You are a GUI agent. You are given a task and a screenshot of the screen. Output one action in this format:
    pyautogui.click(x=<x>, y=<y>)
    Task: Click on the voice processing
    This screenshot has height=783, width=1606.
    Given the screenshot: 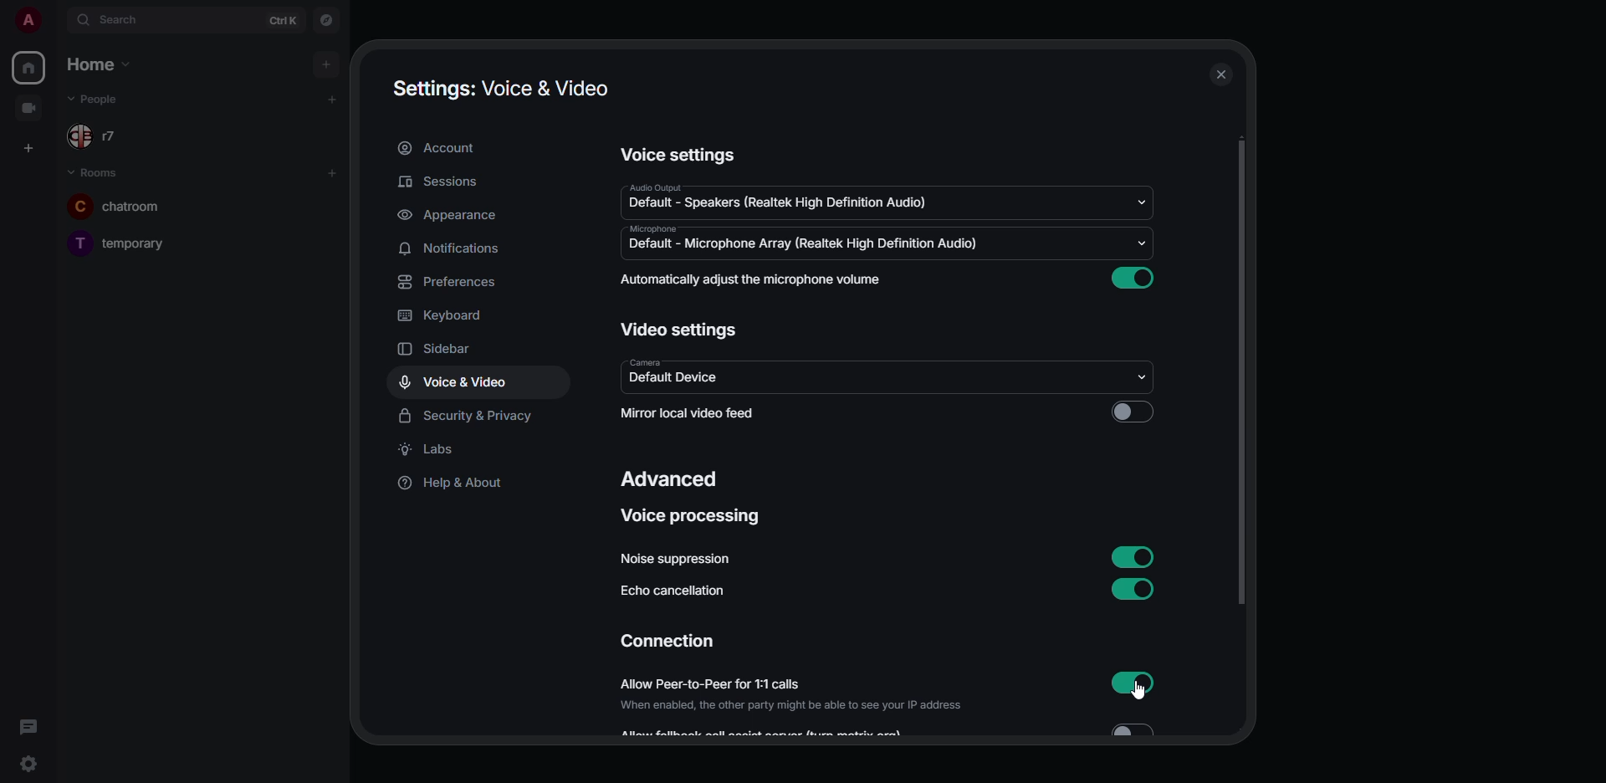 What is the action you would take?
    pyautogui.click(x=693, y=520)
    